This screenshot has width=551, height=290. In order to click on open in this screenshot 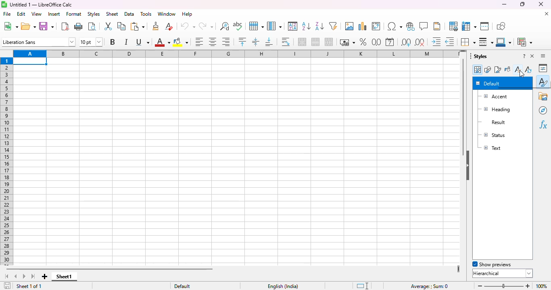, I will do `click(28, 26)`.